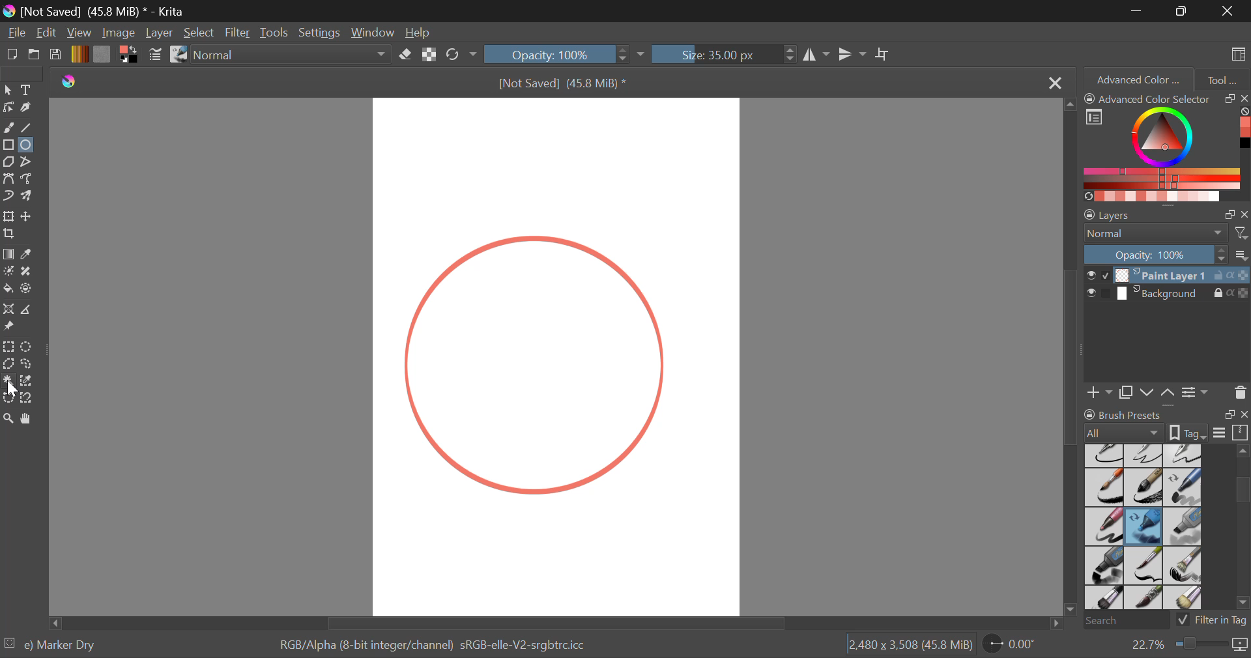 The width and height of the screenshot is (1251, 658). What do you see at coordinates (1166, 233) in the screenshot?
I see `Blending Mode` at bounding box center [1166, 233].